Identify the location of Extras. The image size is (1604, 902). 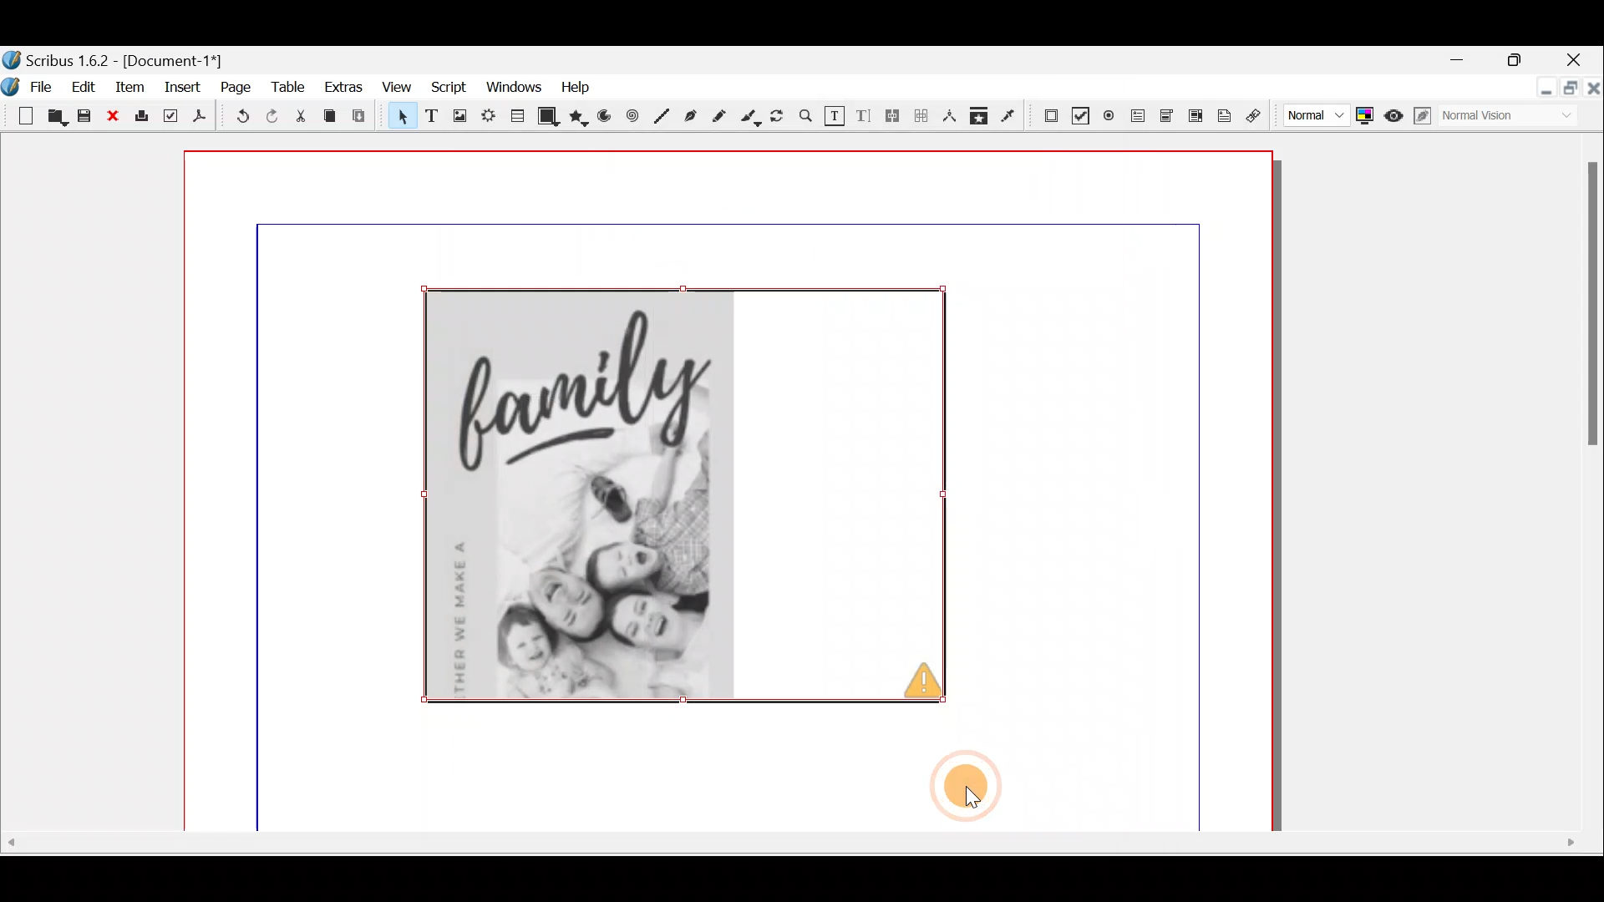
(343, 91).